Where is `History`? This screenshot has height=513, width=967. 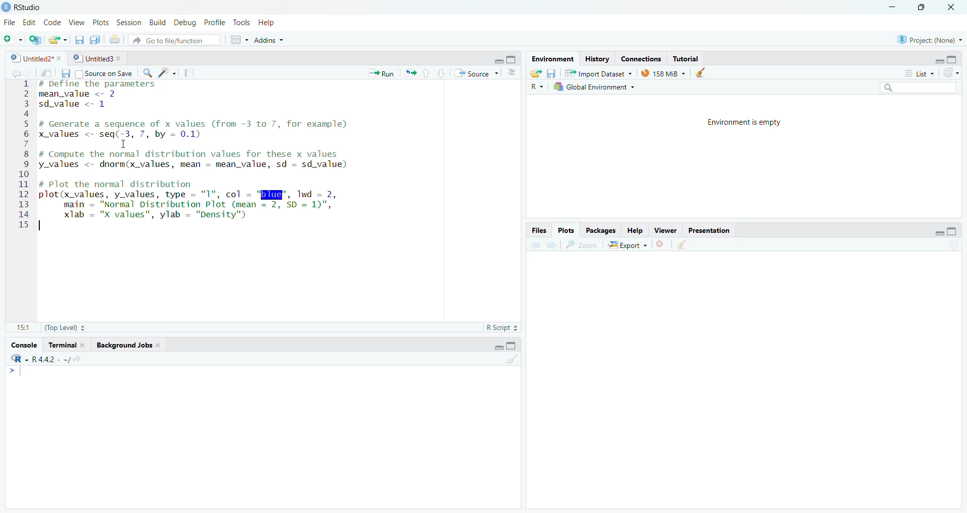
History is located at coordinates (596, 58).